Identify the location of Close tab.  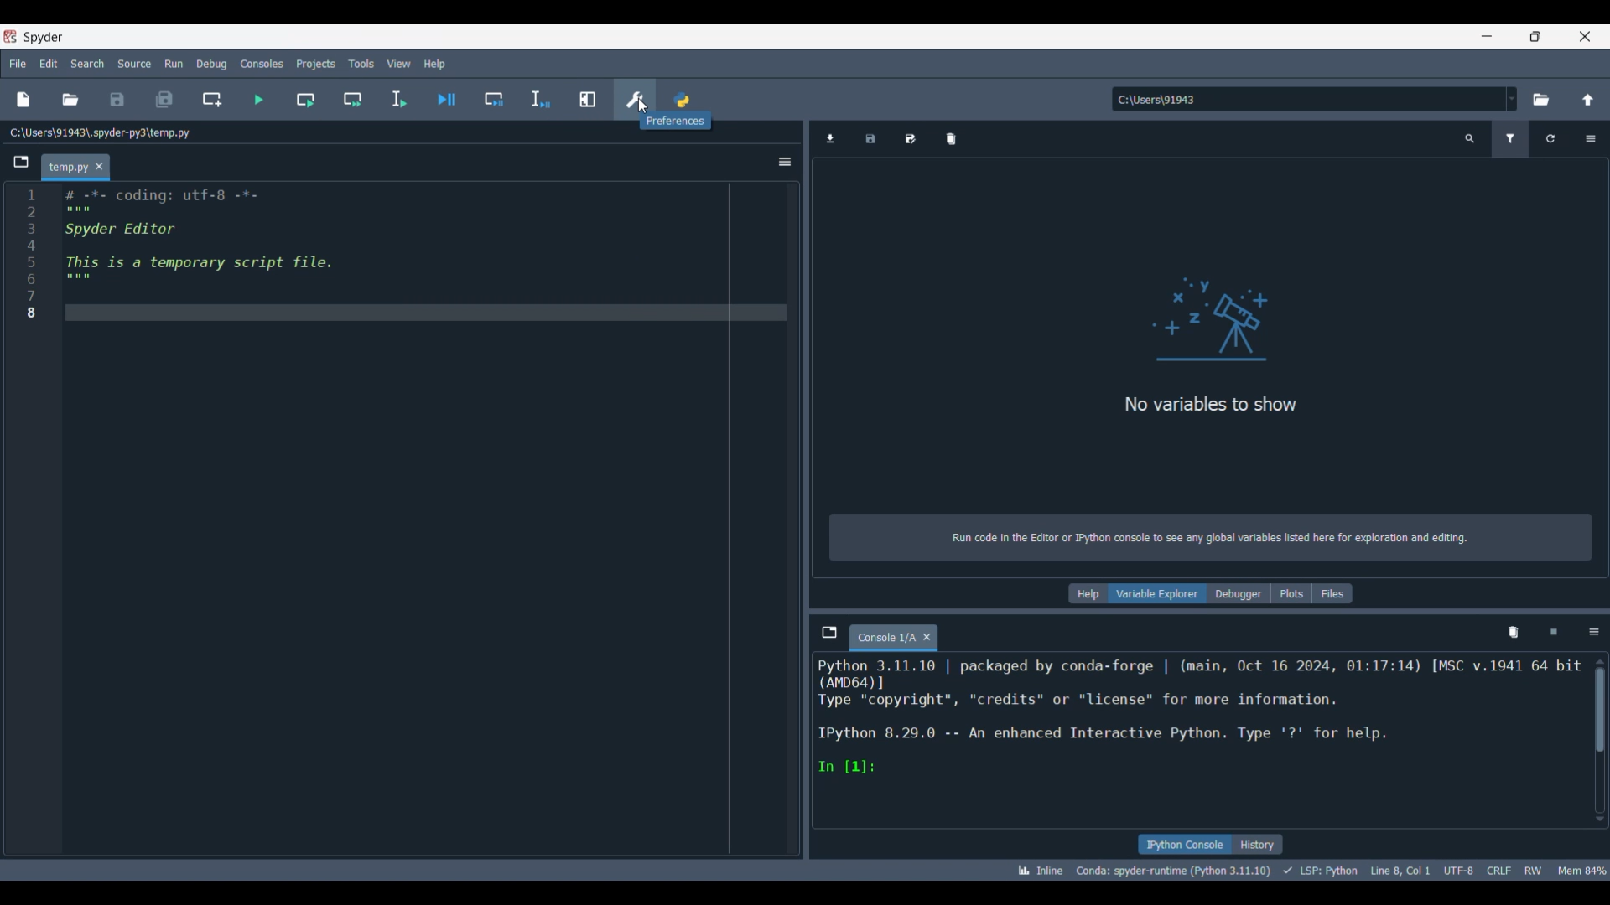
(99, 166).